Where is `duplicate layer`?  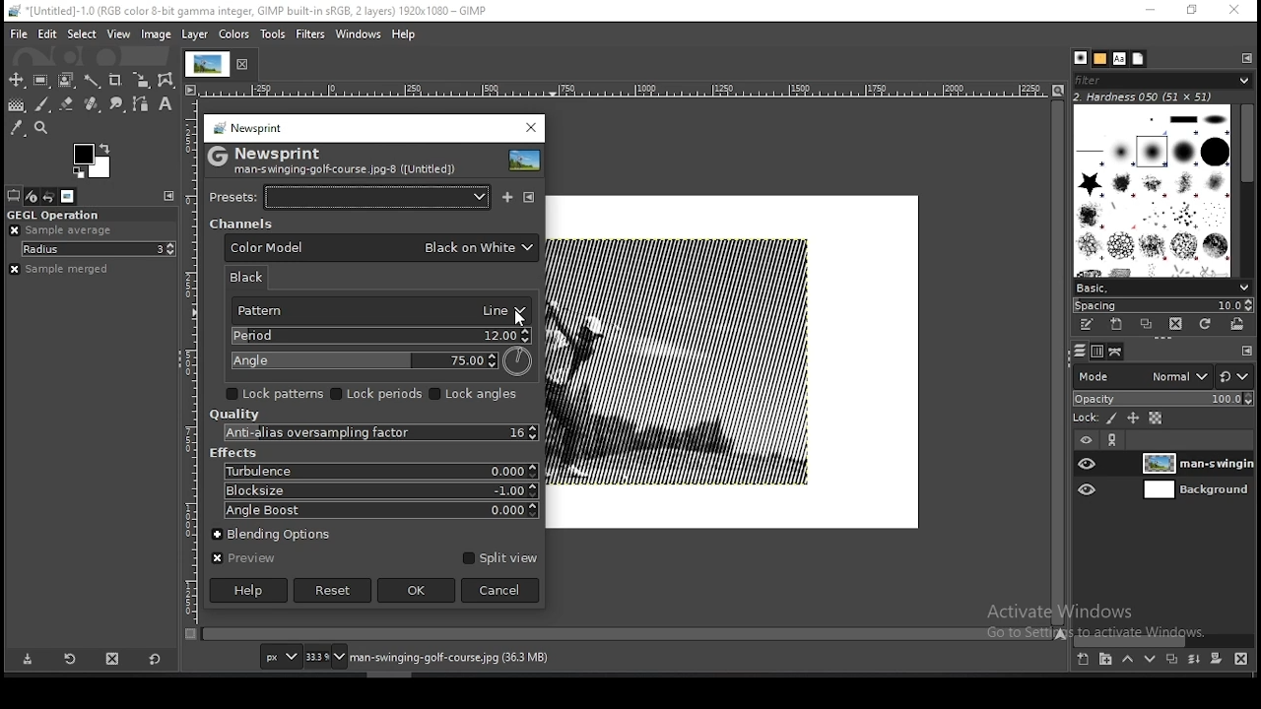
duplicate layer is located at coordinates (1172, 658).